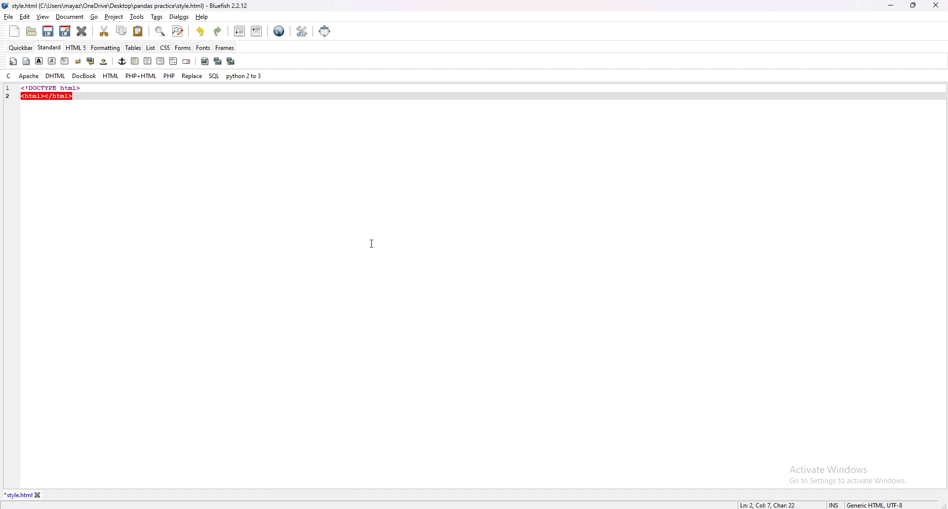 This screenshot has height=509, width=948. What do you see at coordinates (183, 47) in the screenshot?
I see `forms` at bounding box center [183, 47].